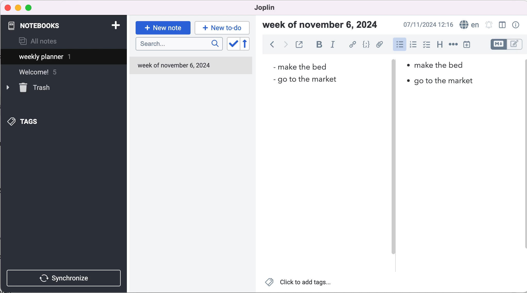 This screenshot has width=527, height=293. I want to click on week of november 6, 2024, so click(323, 26).